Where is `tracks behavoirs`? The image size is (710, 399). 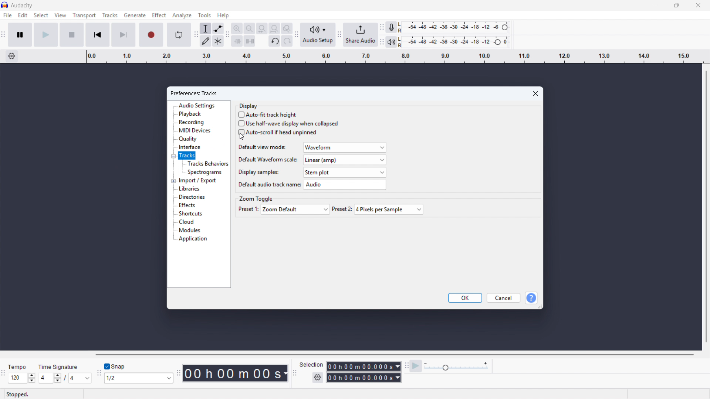
tracks behavoirs is located at coordinates (207, 163).